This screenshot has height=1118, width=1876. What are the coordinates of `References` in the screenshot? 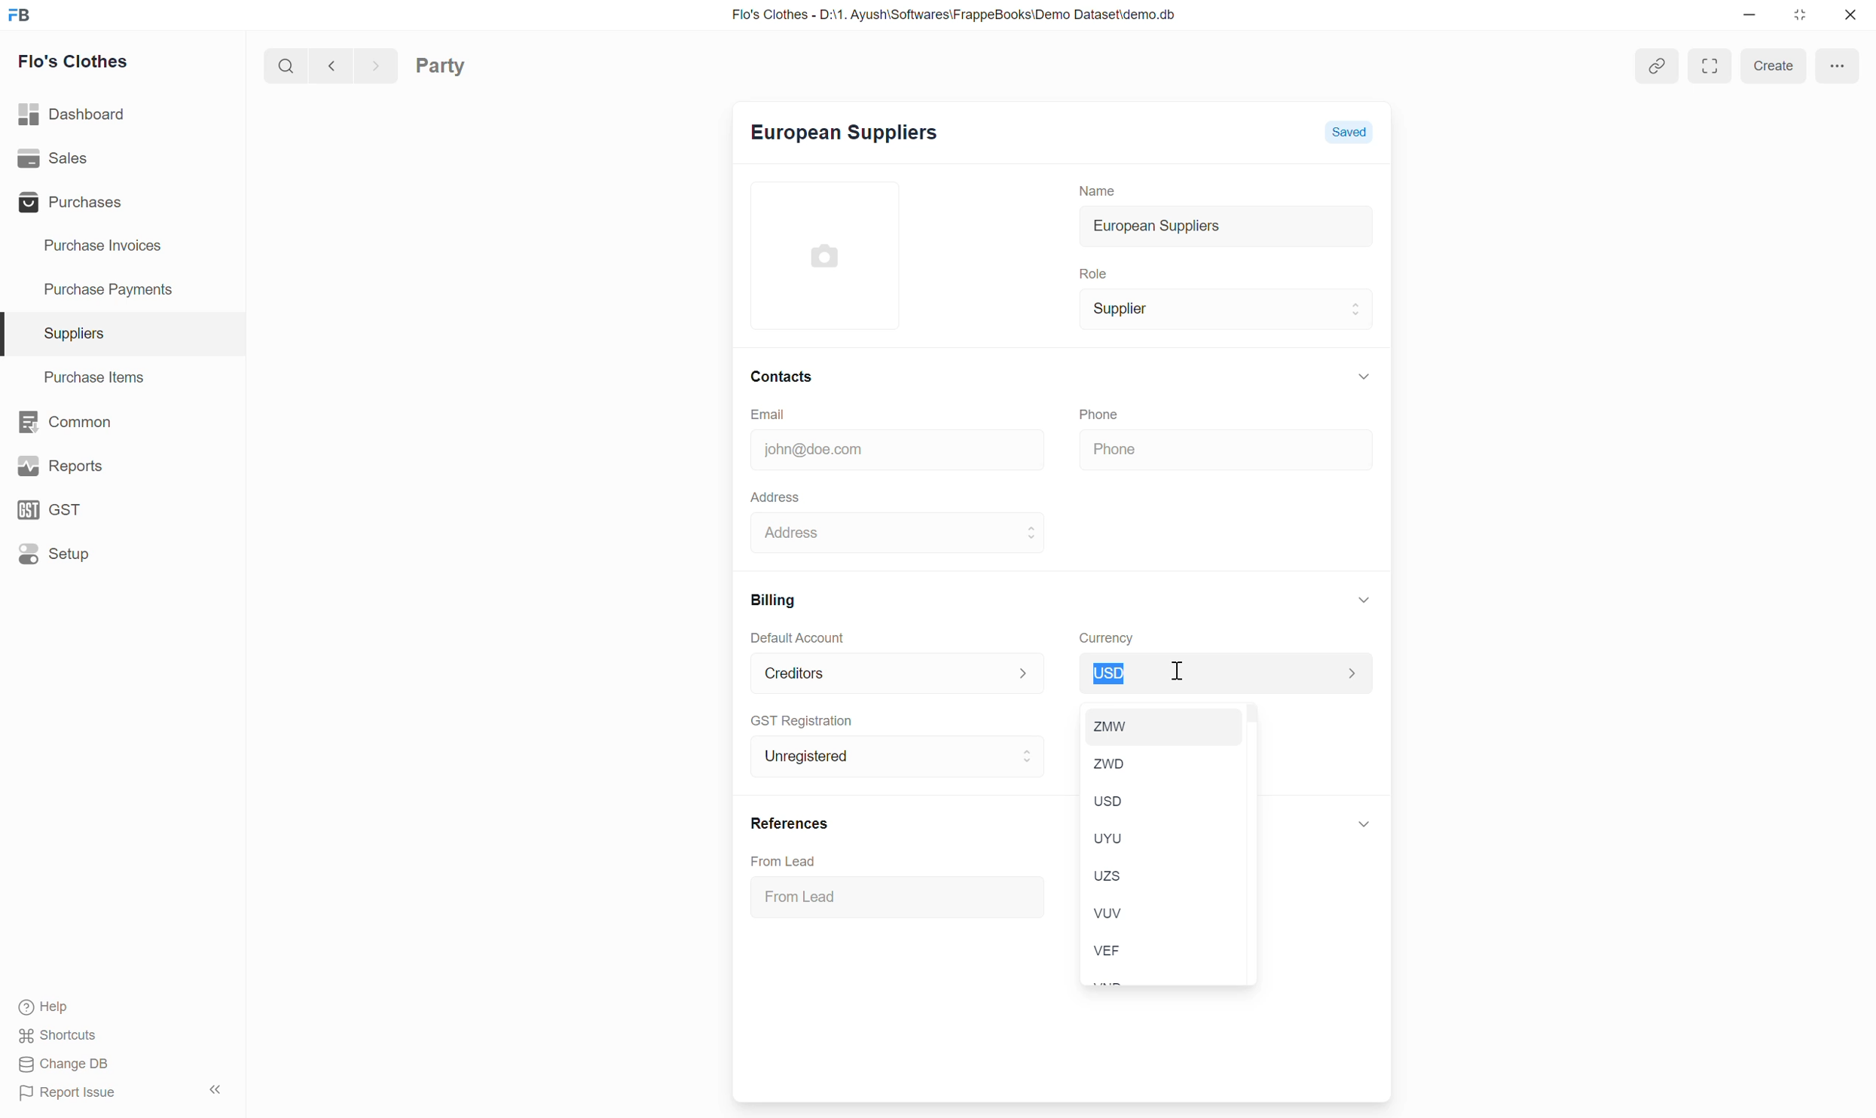 It's located at (784, 823).